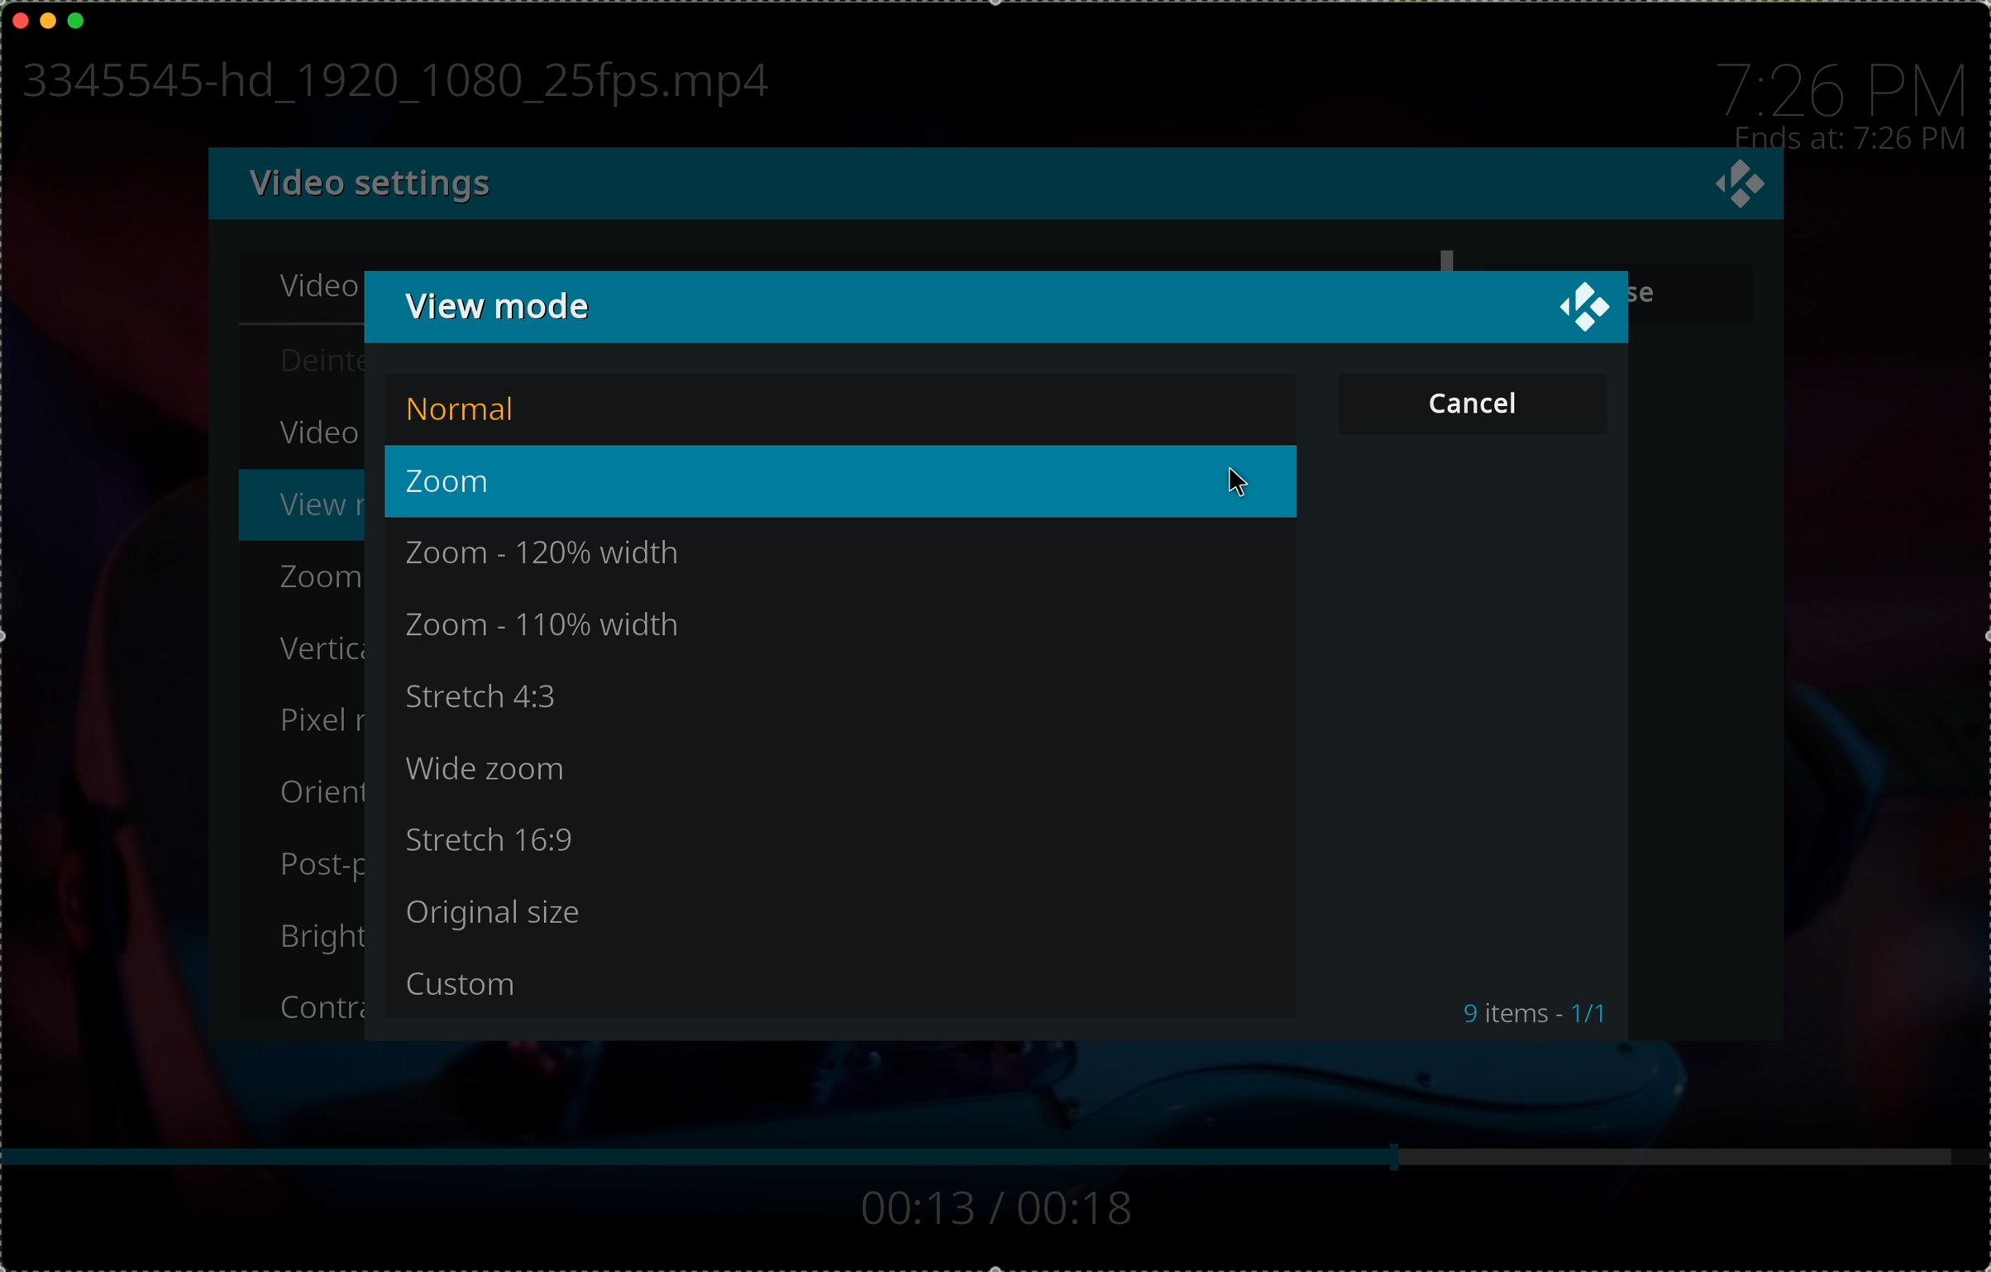 The height and width of the screenshot is (1272, 1991). Describe the element at coordinates (549, 626) in the screenshot. I see `zoom - 110% width` at that location.